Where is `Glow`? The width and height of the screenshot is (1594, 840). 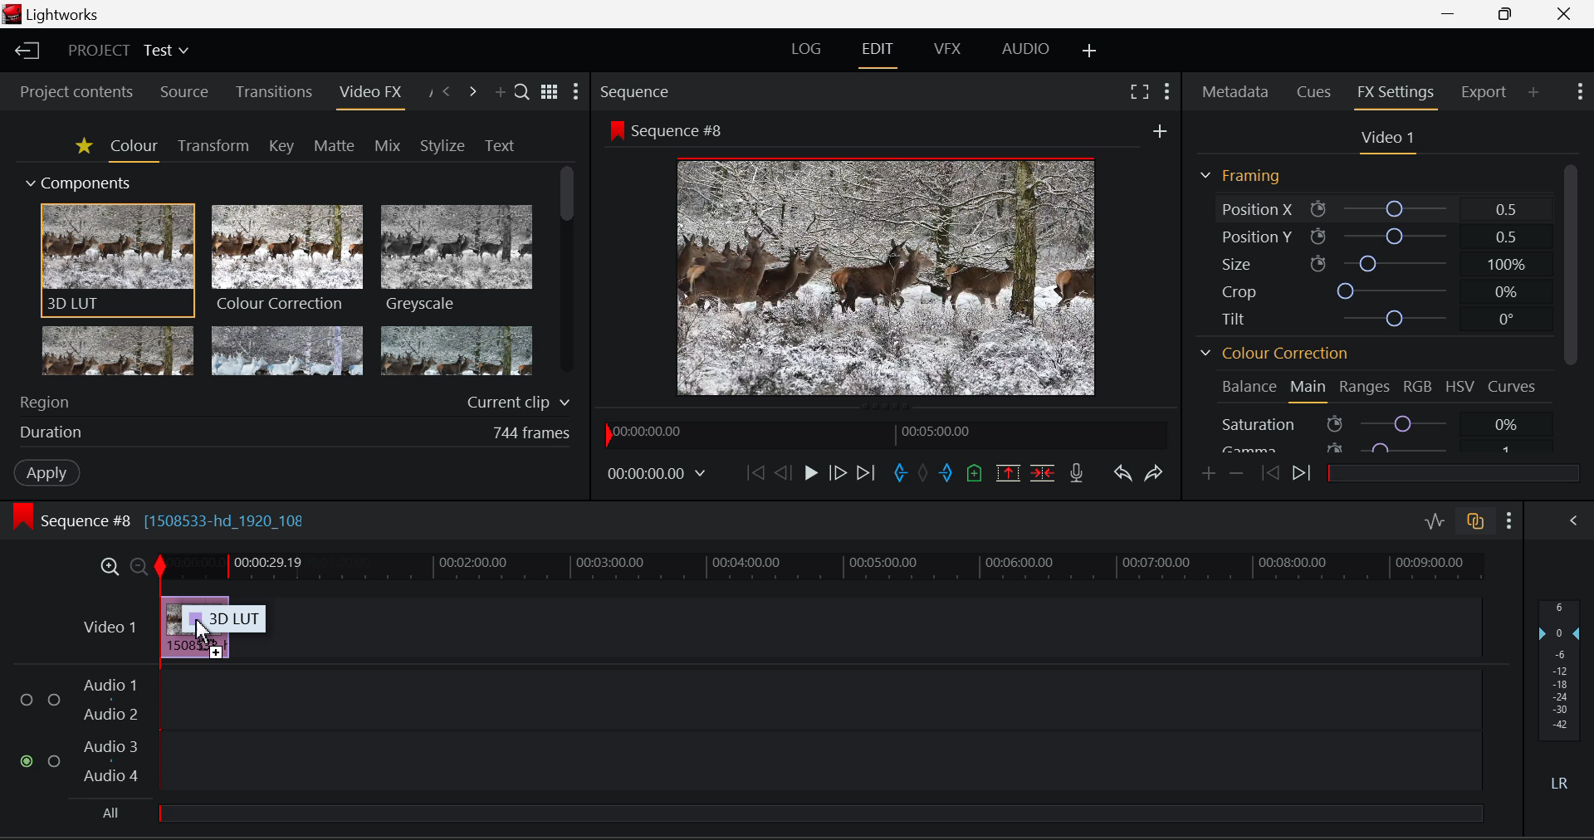 Glow is located at coordinates (118, 353).